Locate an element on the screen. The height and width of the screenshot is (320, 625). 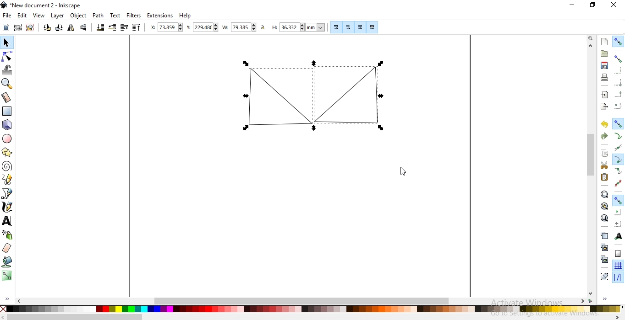
scrollbar is located at coordinates (312, 316).